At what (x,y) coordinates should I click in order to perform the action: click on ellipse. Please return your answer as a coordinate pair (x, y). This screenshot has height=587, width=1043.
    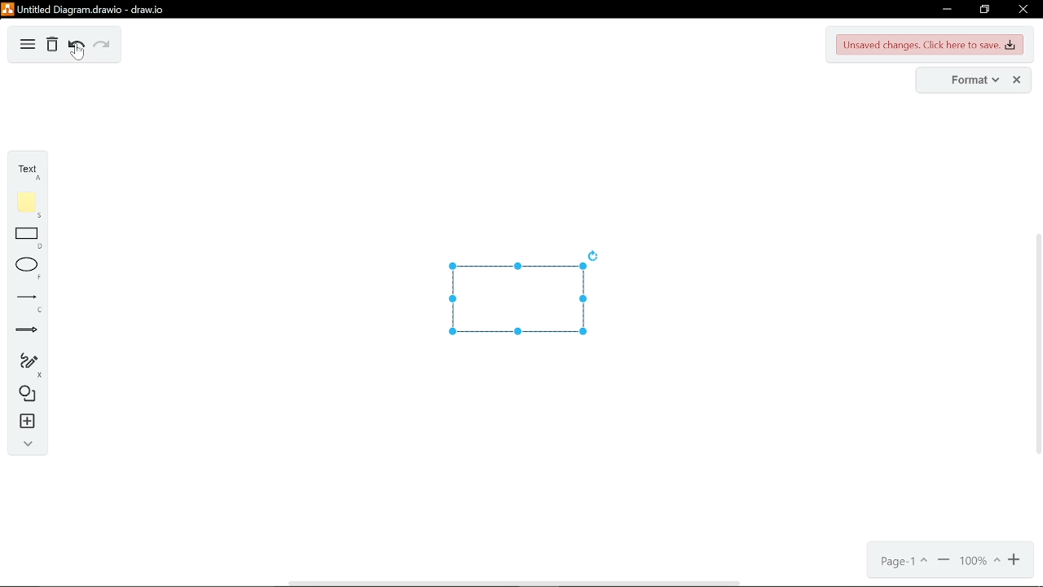
    Looking at the image, I should click on (30, 270).